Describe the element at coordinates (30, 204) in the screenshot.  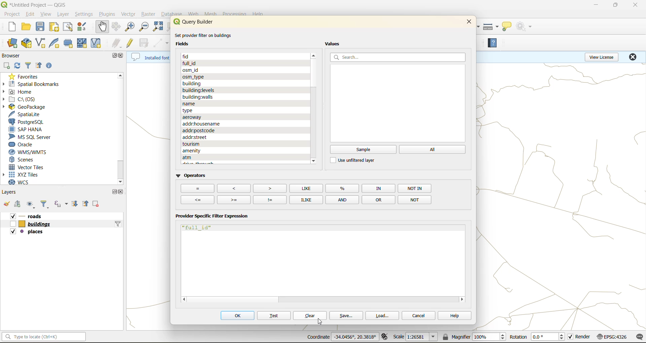
I see `manage map` at that location.